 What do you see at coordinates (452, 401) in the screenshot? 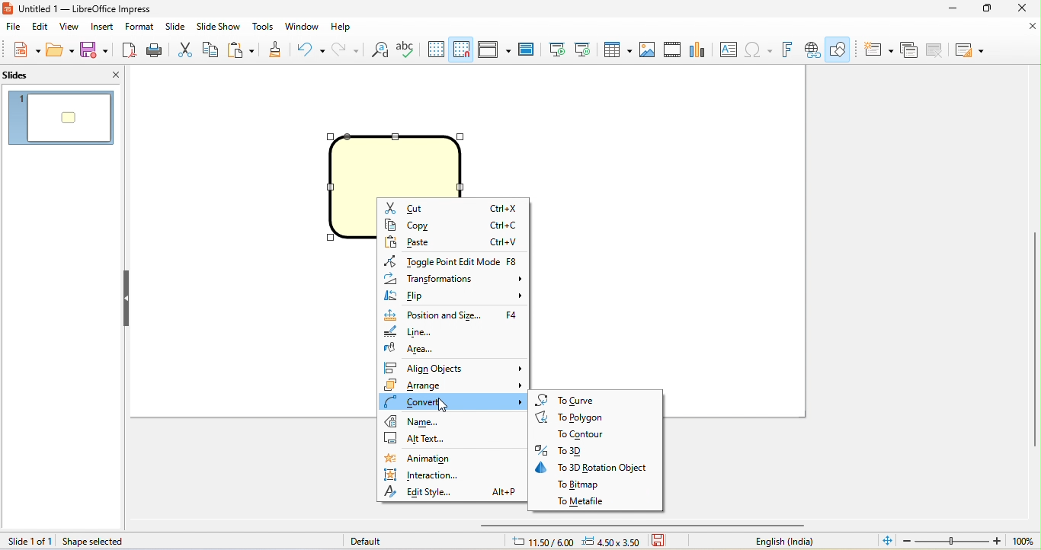
I see `convert` at bounding box center [452, 401].